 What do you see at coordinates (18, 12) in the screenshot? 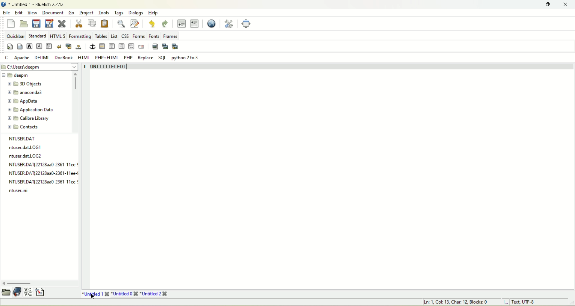
I see `edit` at bounding box center [18, 12].